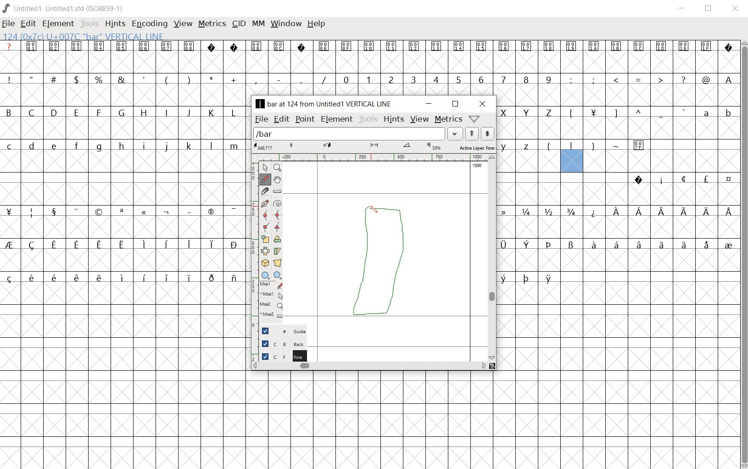 This screenshot has width=748, height=469. I want to click on encoding, so click(150, 23).